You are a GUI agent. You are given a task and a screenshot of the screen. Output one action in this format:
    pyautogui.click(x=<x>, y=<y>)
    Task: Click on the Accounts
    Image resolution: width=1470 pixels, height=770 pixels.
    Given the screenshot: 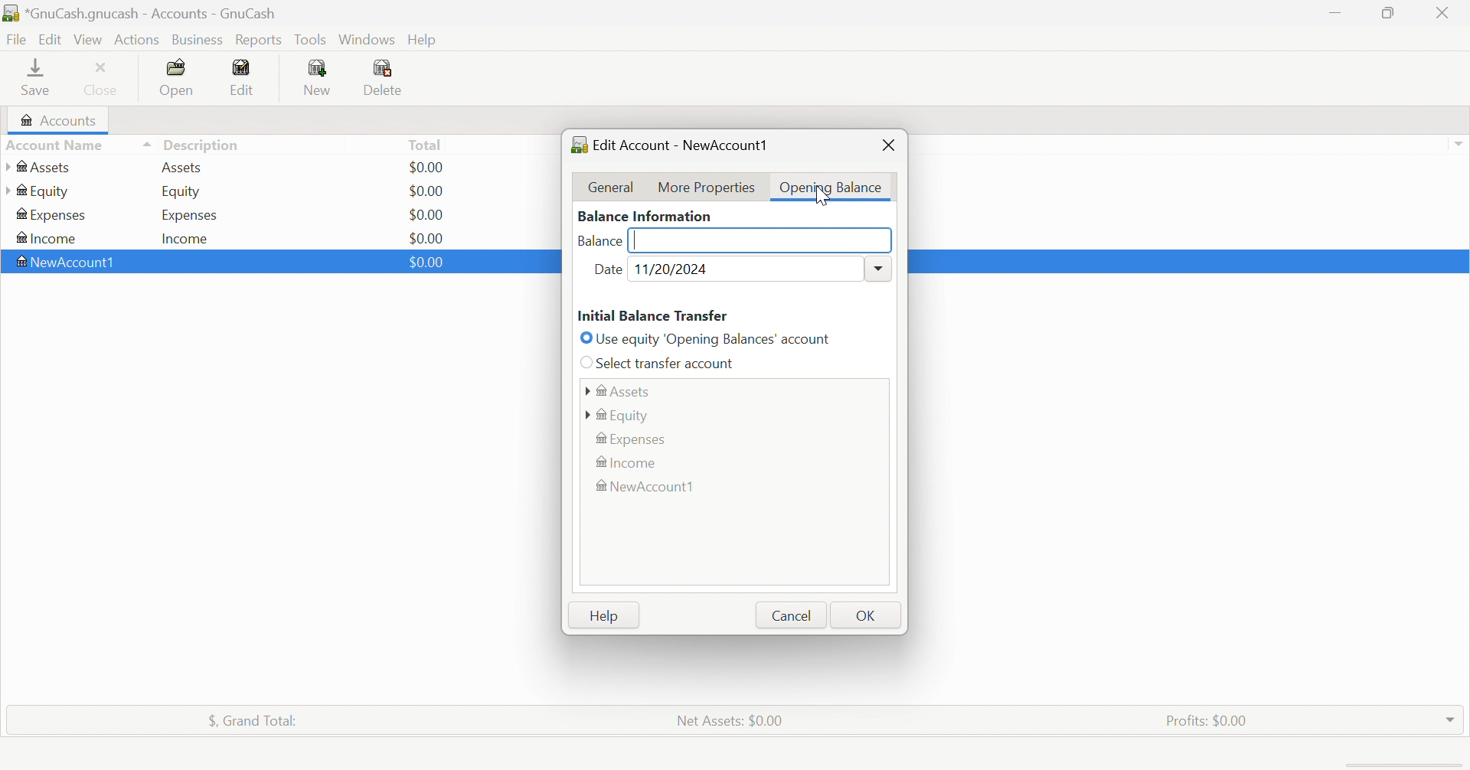 What is the action you would take?
    pyautogui.click(x=60, y=119)
    